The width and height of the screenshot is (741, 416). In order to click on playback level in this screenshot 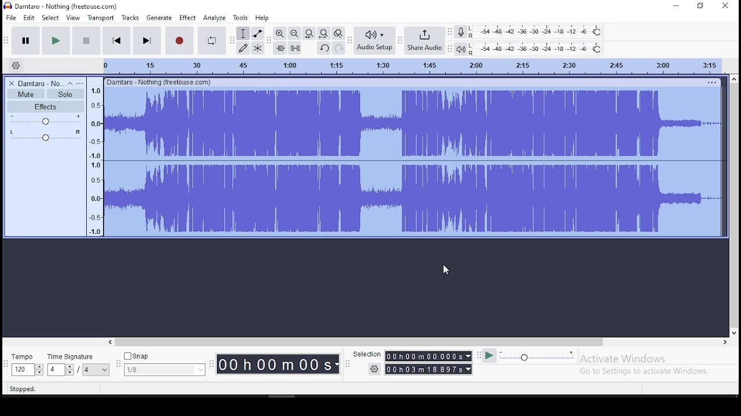, I will do `click(537, 49)`.